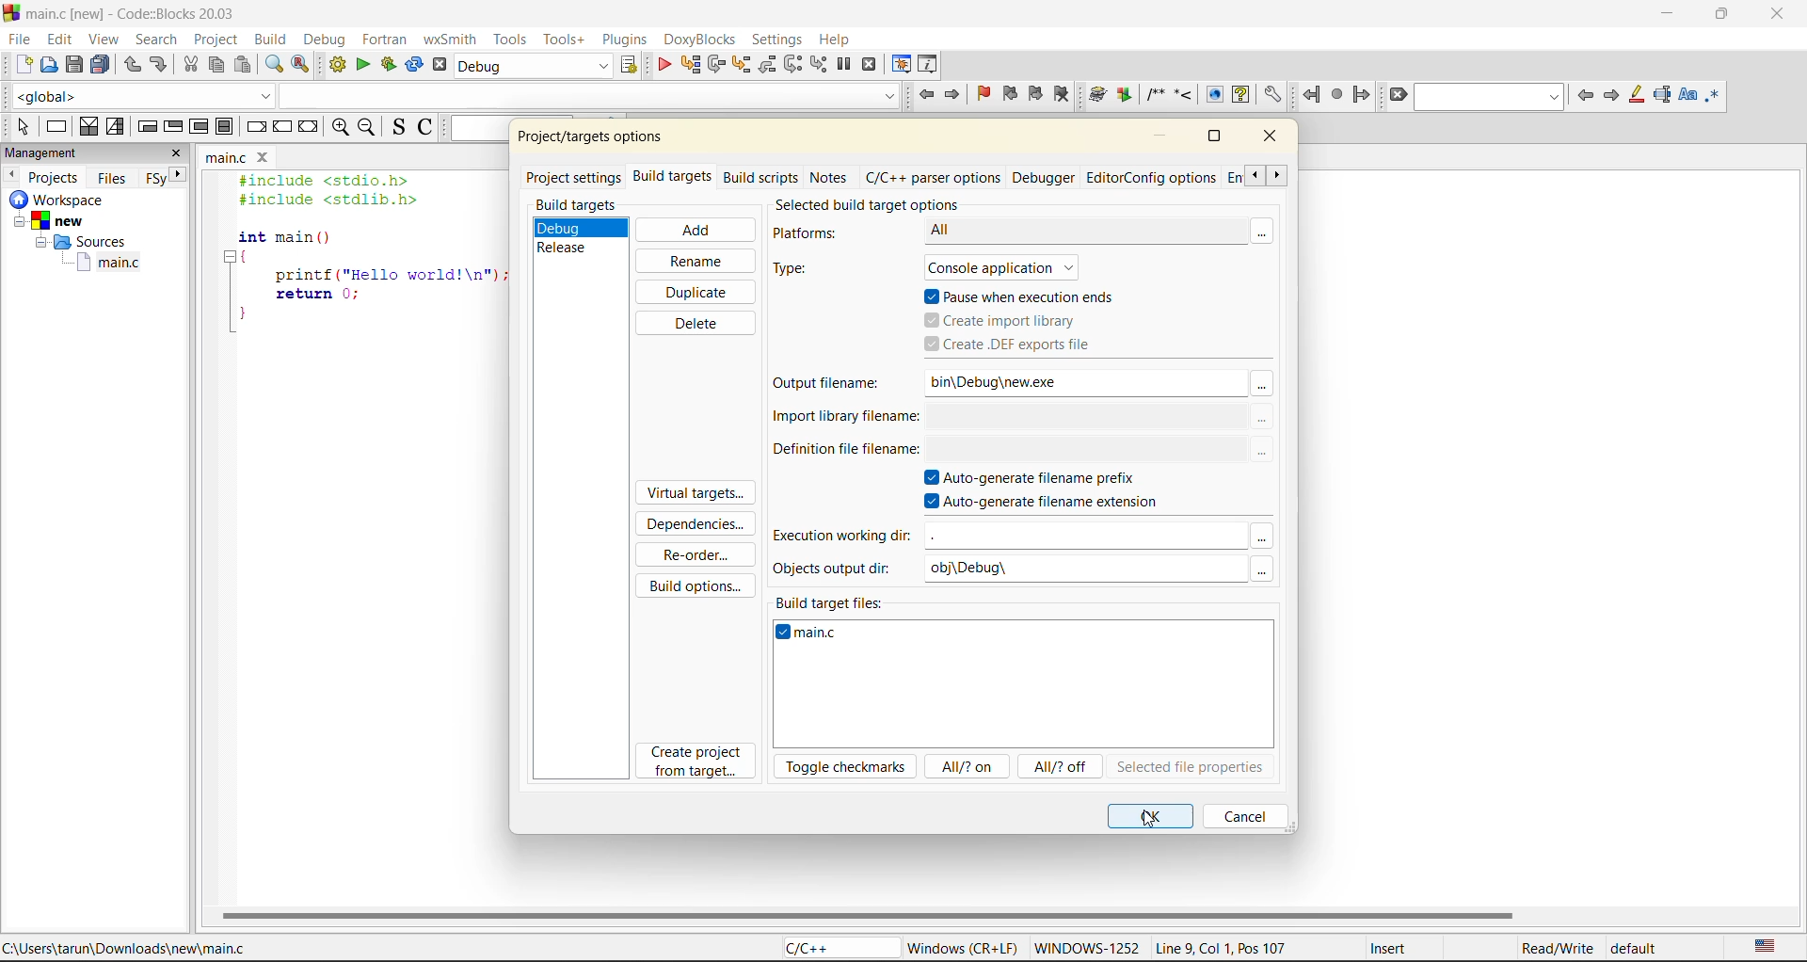 The height and width of the screenshot is (962, 1807). Describe the element at coordinates (1050, 504) in the screenshot. I see `autogenerate filename extension` at that location.